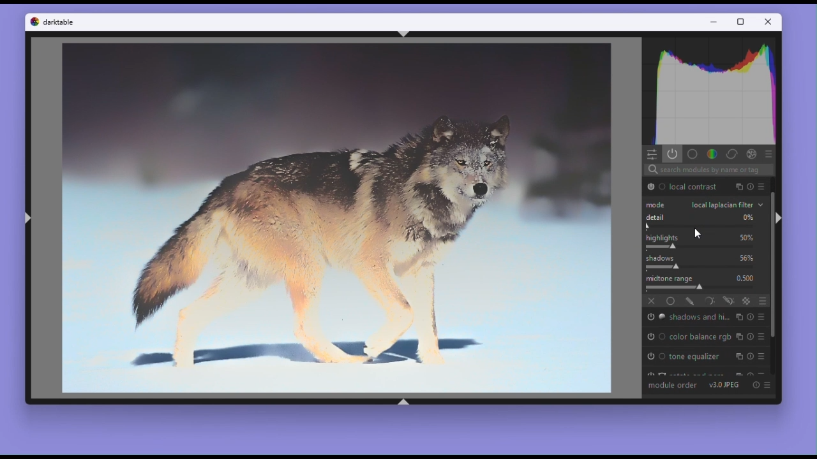 The width and height of the screenshot is (817, 459). I want to click on Present, so click(765, 357).